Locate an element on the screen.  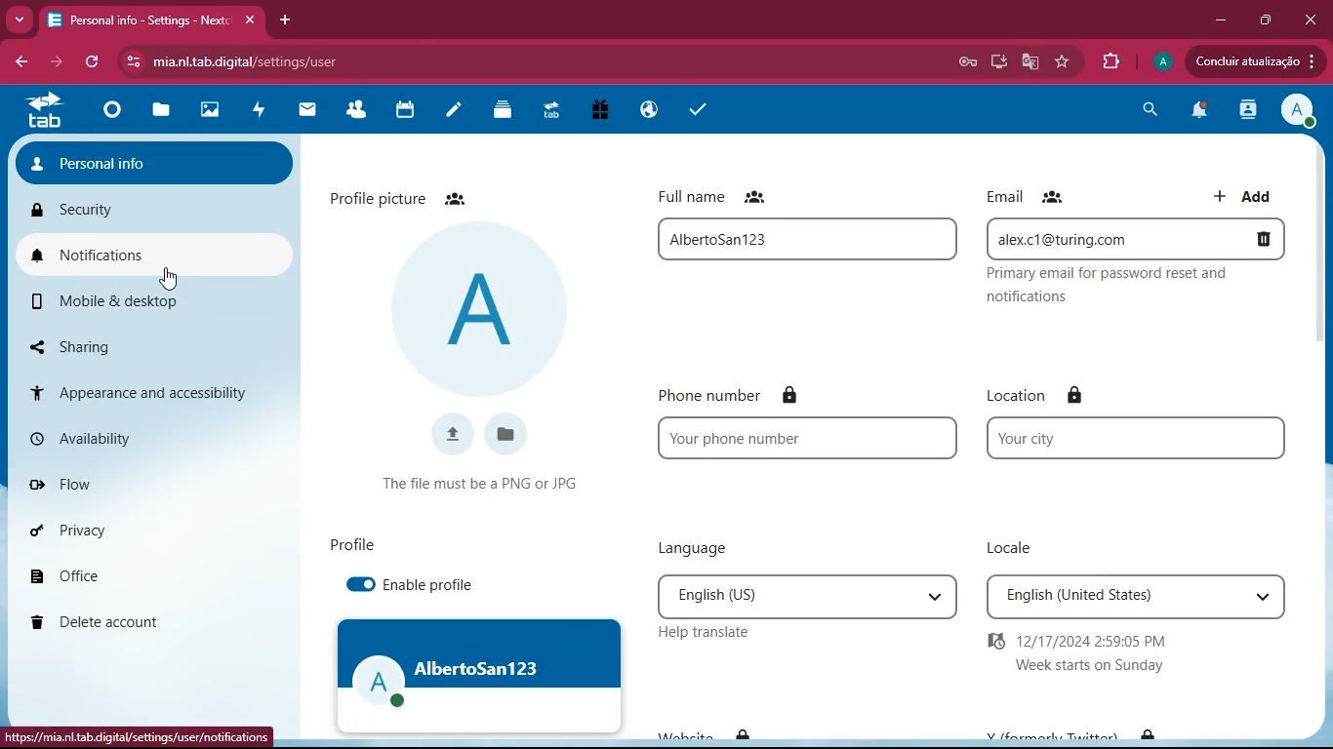
alex.c1@turing.com is located at coordinates (1136, 239).